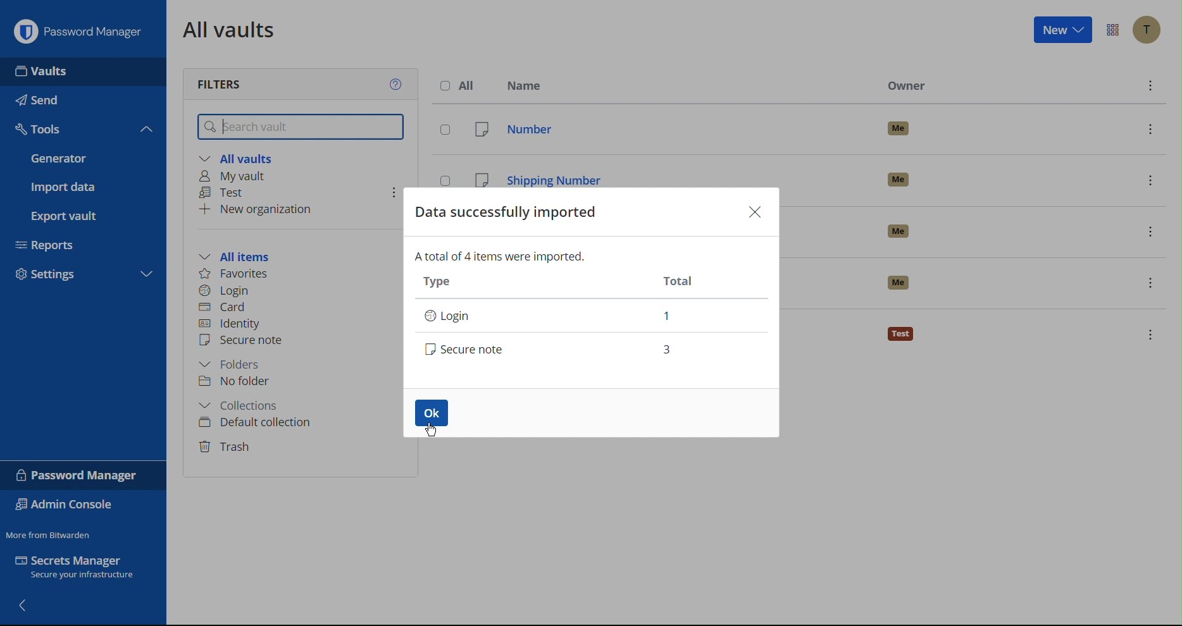  What do you see at coordinates (1150, 334) in the screenshot?
I see `options` at bounding box center [1150, 334].